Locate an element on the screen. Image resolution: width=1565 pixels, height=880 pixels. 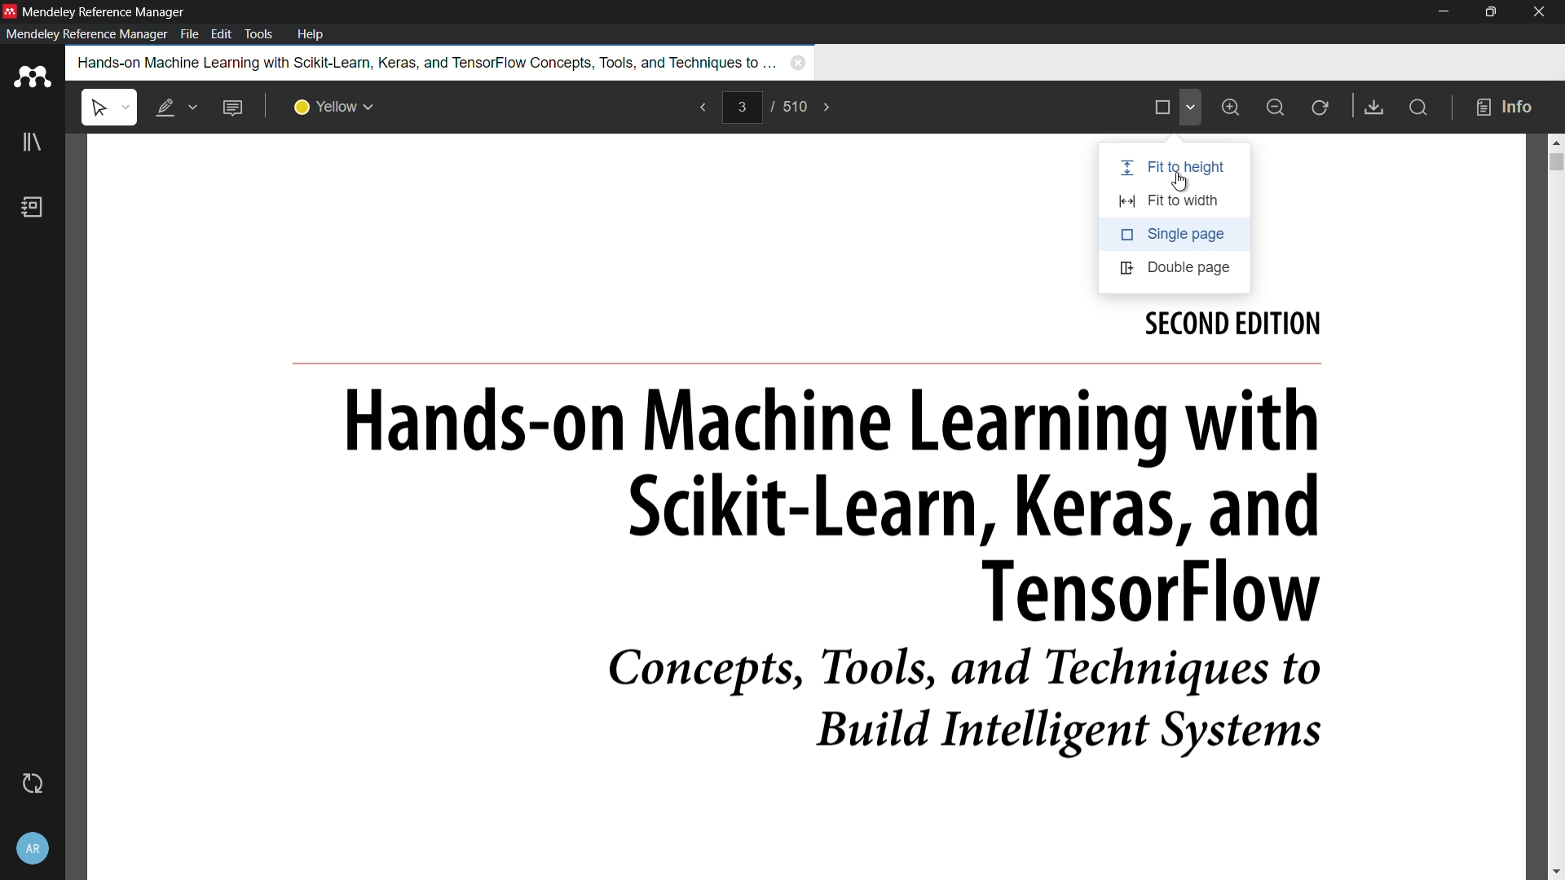
text highlight is located at coordinates (174, 108).